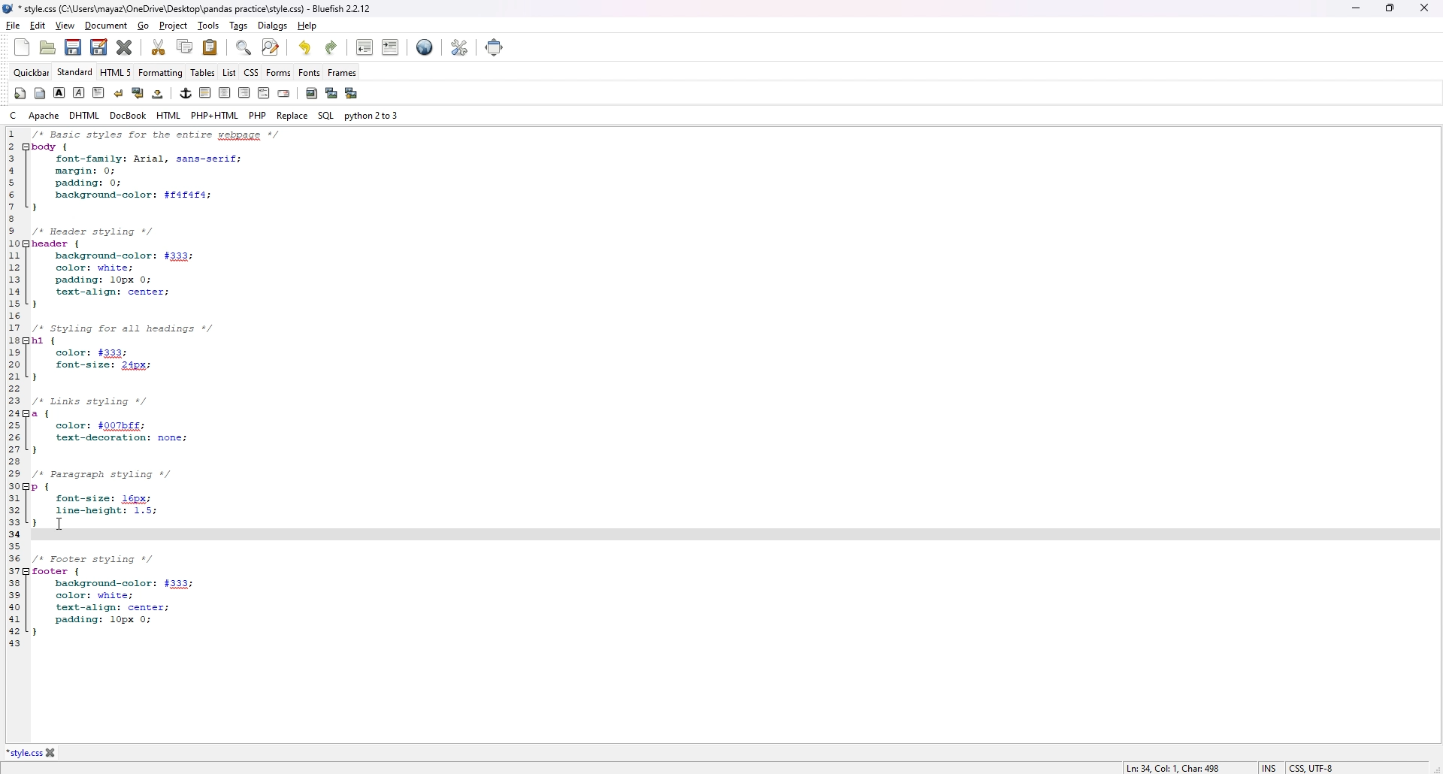 This screenshot has height=774, width=1443. I want to click on right justify, so click(244, 92).